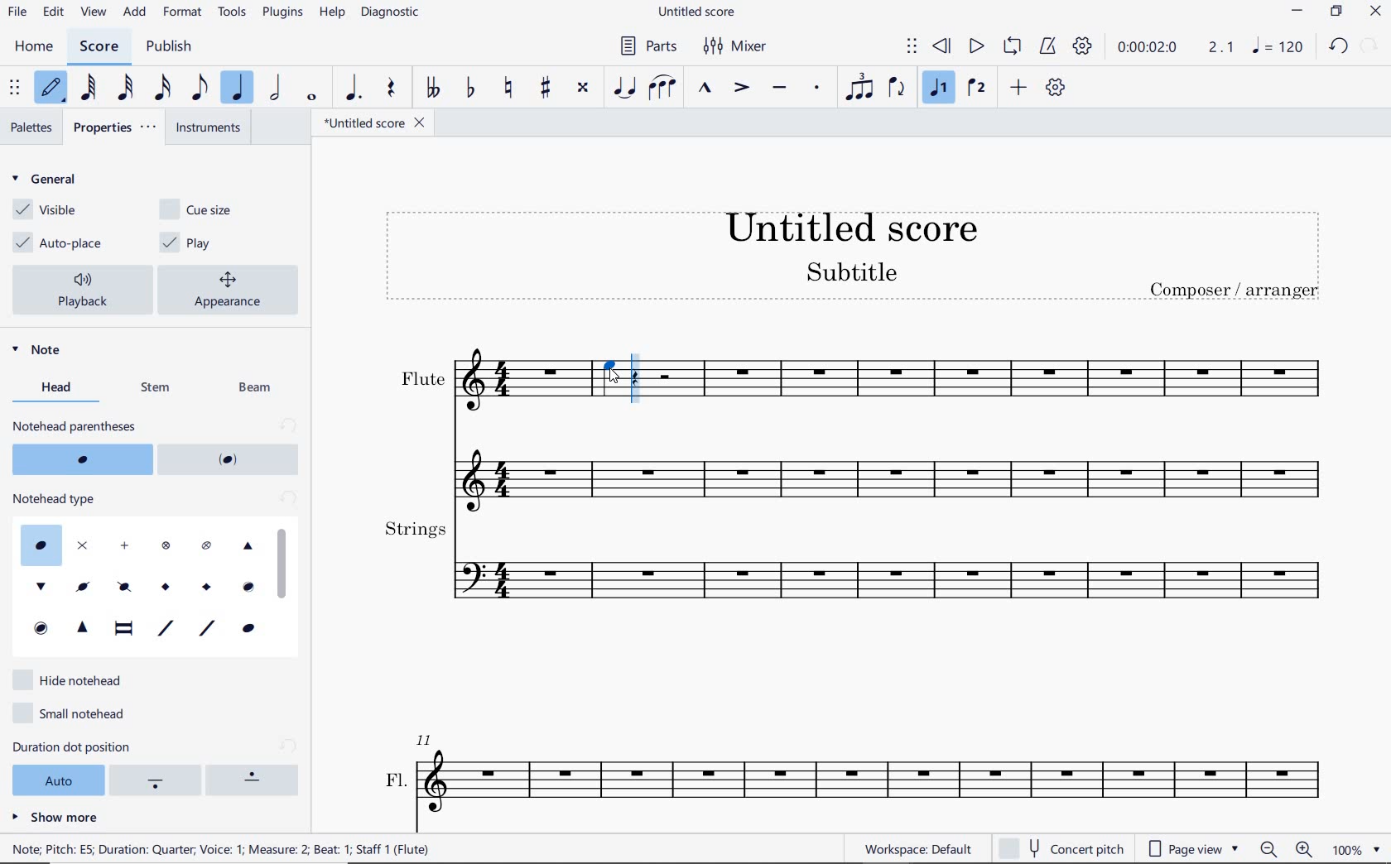 The width and height of the screenshot is (1391, 864). Describe the element at coordinates (1355, 848) in the screenshot. I see `zoom factor` at that location.